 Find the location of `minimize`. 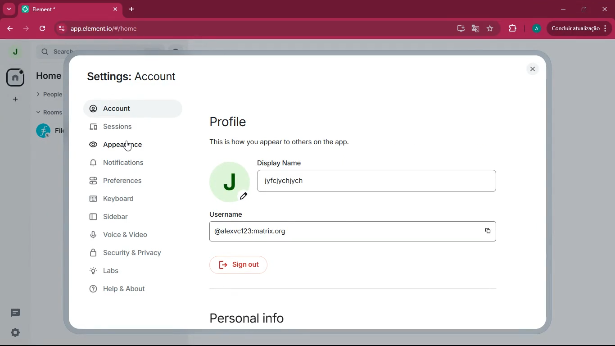

minimize is located at coordinates (561, 10).